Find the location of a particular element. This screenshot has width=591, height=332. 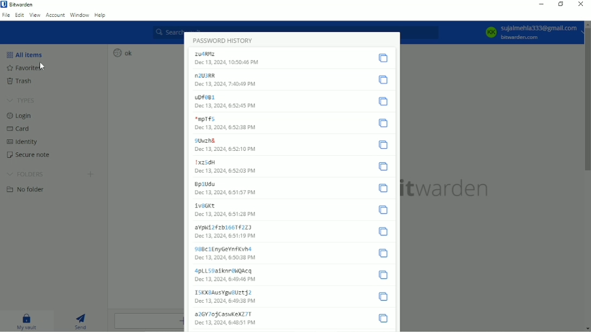

Restore down is located at coordinates (562, 5).